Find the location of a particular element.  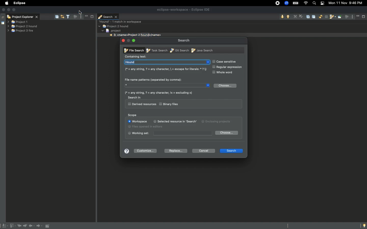

collapse all is located at coordinates (57, 16).